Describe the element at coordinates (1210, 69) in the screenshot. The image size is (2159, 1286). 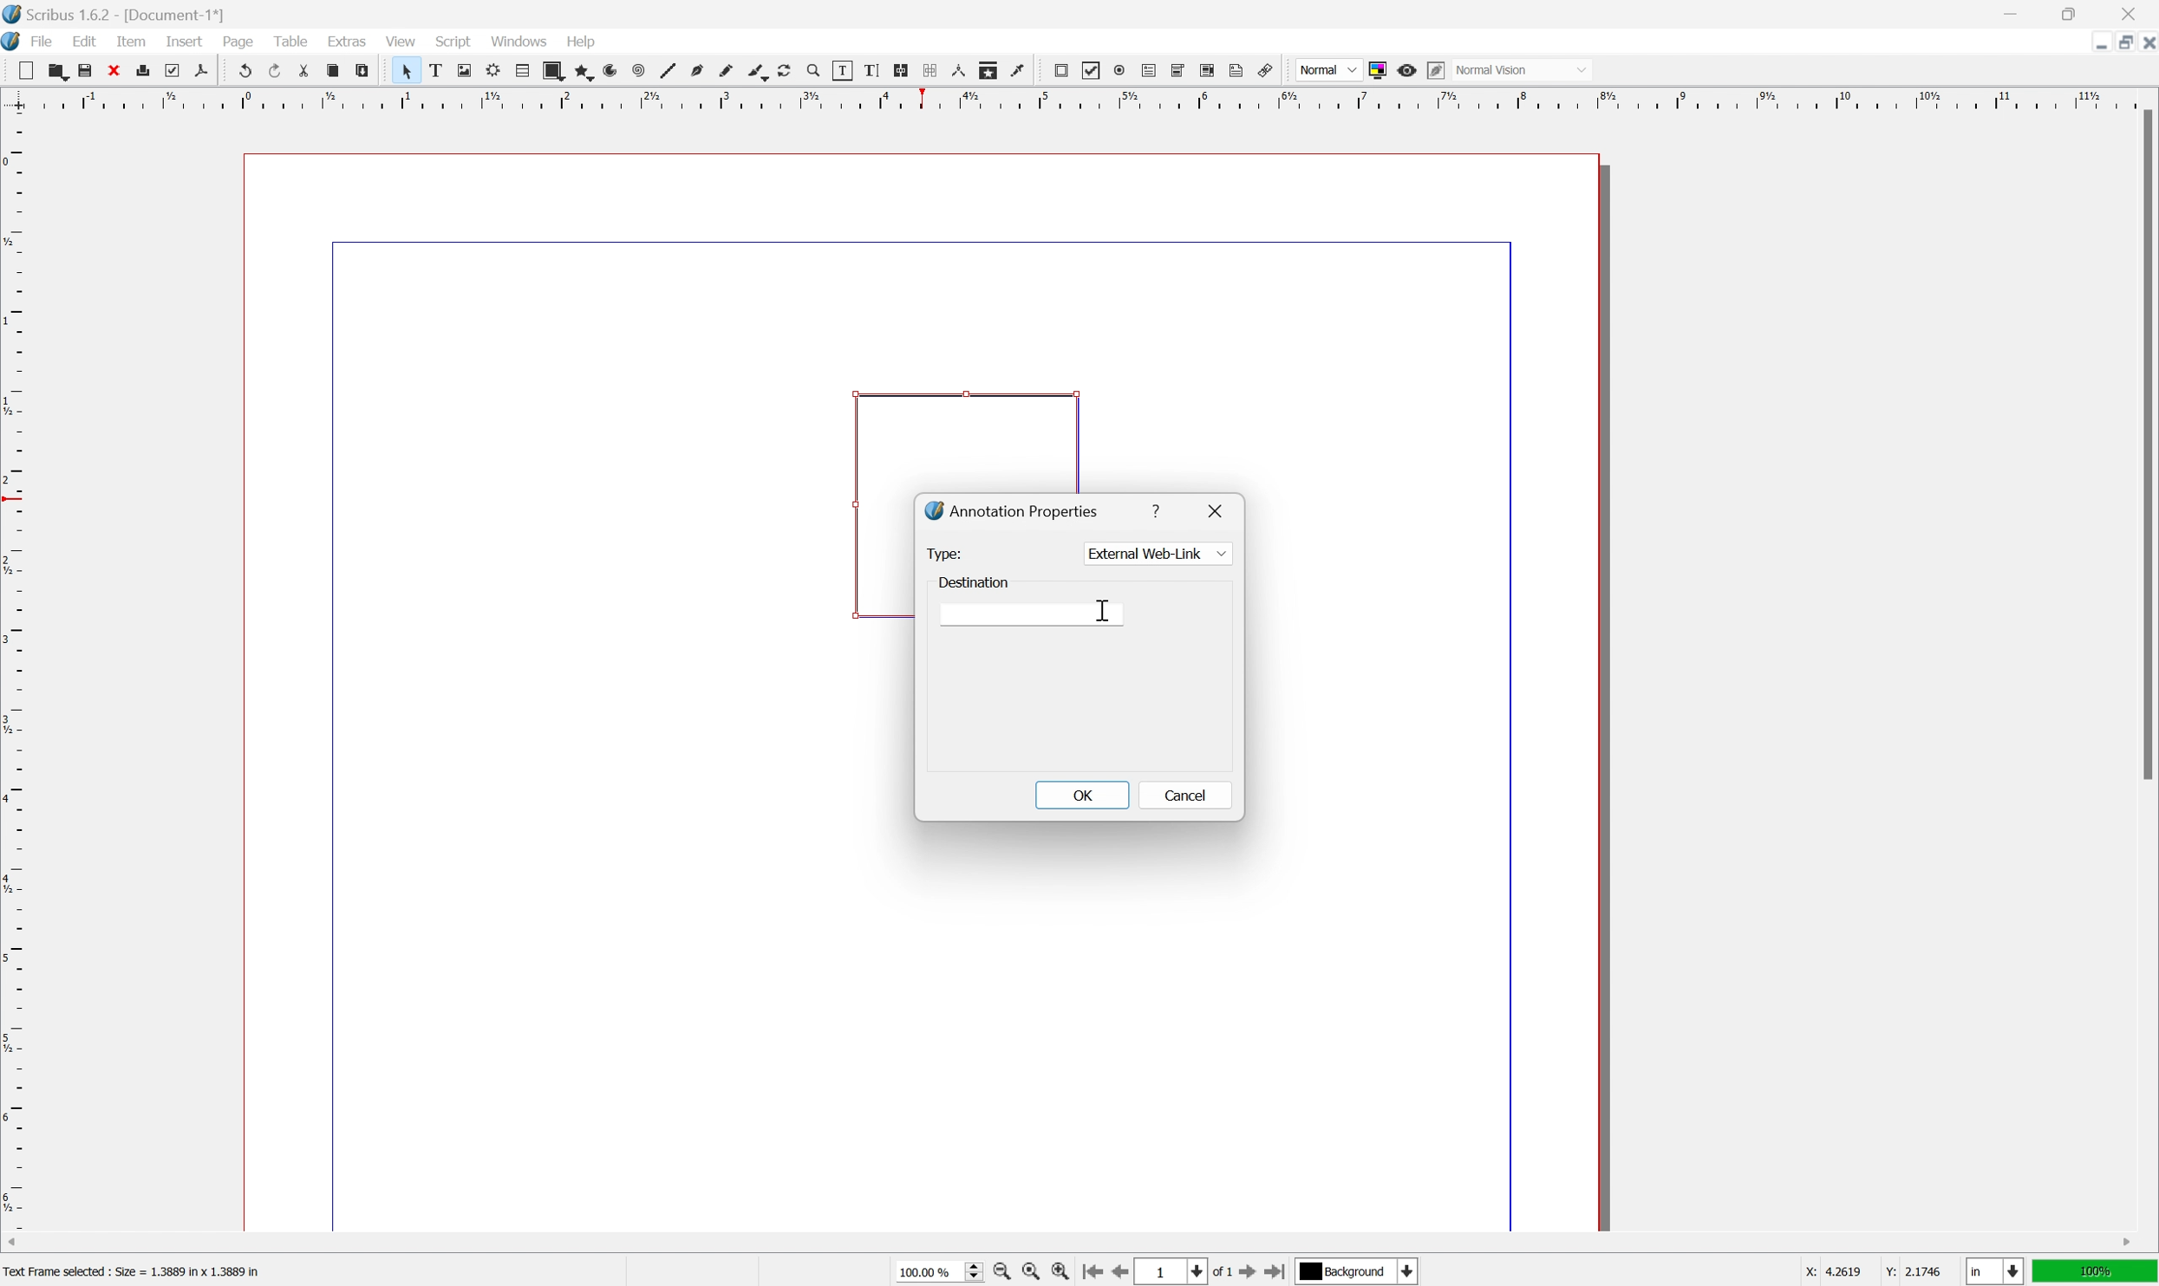
I see `pdf list box` at that location.